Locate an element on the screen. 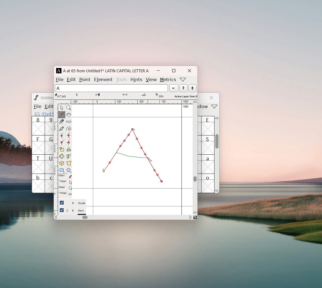 This screenshot has height=288, width=322. ^Mse2 is located at coordinates (65, 182).